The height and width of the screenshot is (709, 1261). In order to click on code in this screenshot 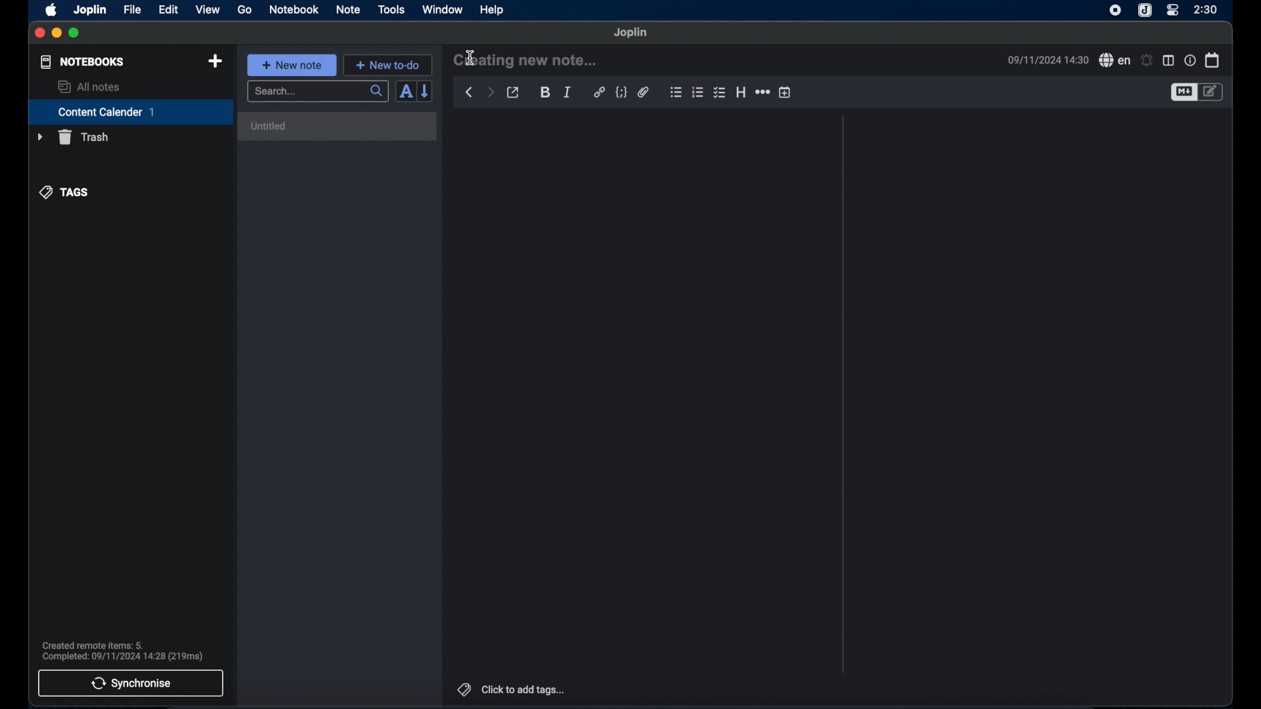, I will do `click(621, 93)`.